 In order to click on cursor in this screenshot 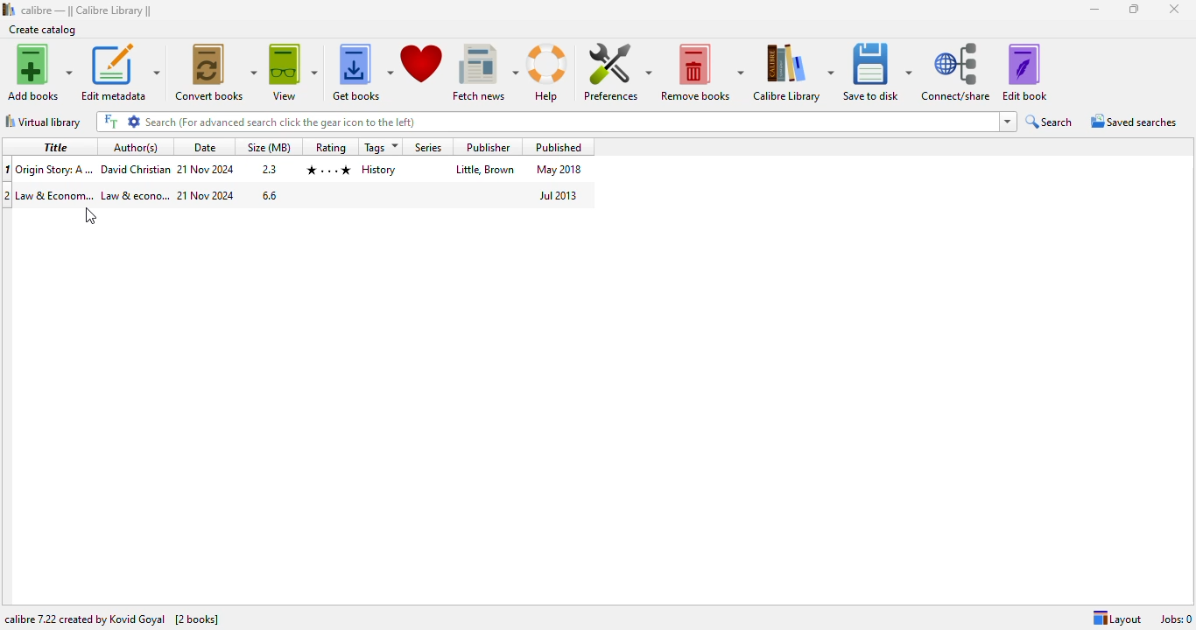, I will do `click(91, 215)`.